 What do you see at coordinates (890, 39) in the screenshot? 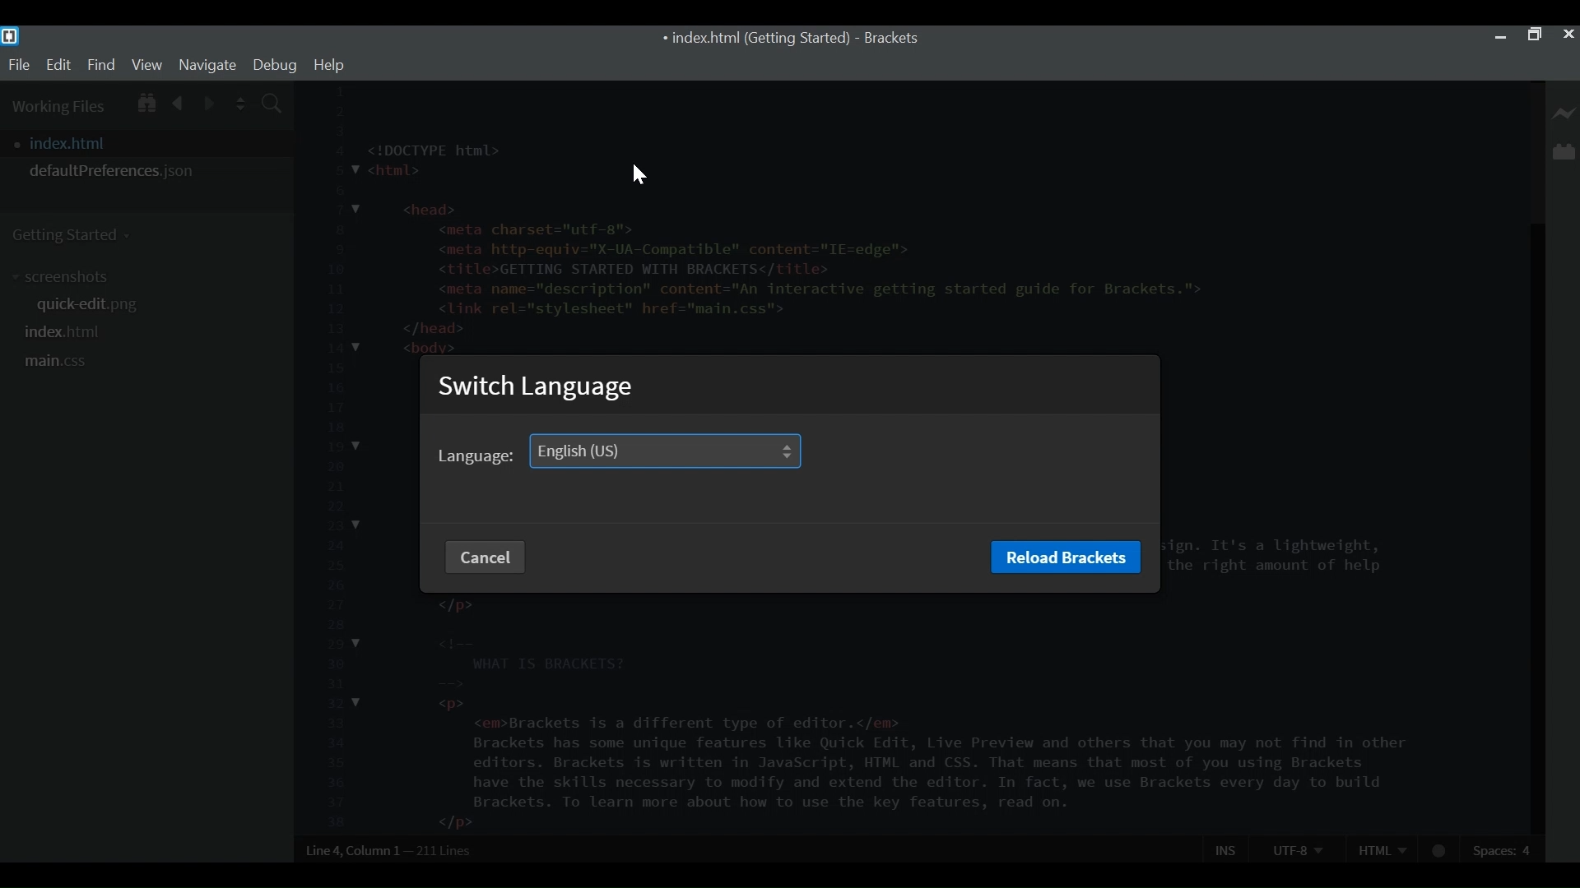
I see `Brackets` at bounding box center [890, 39].